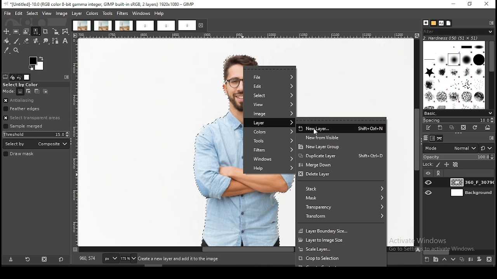 The width and height of the screenshot is (497, 279). What do you see at coordinates (458, 157) in the screenshot?
I see `opacity` at bounding box center [458, 157].